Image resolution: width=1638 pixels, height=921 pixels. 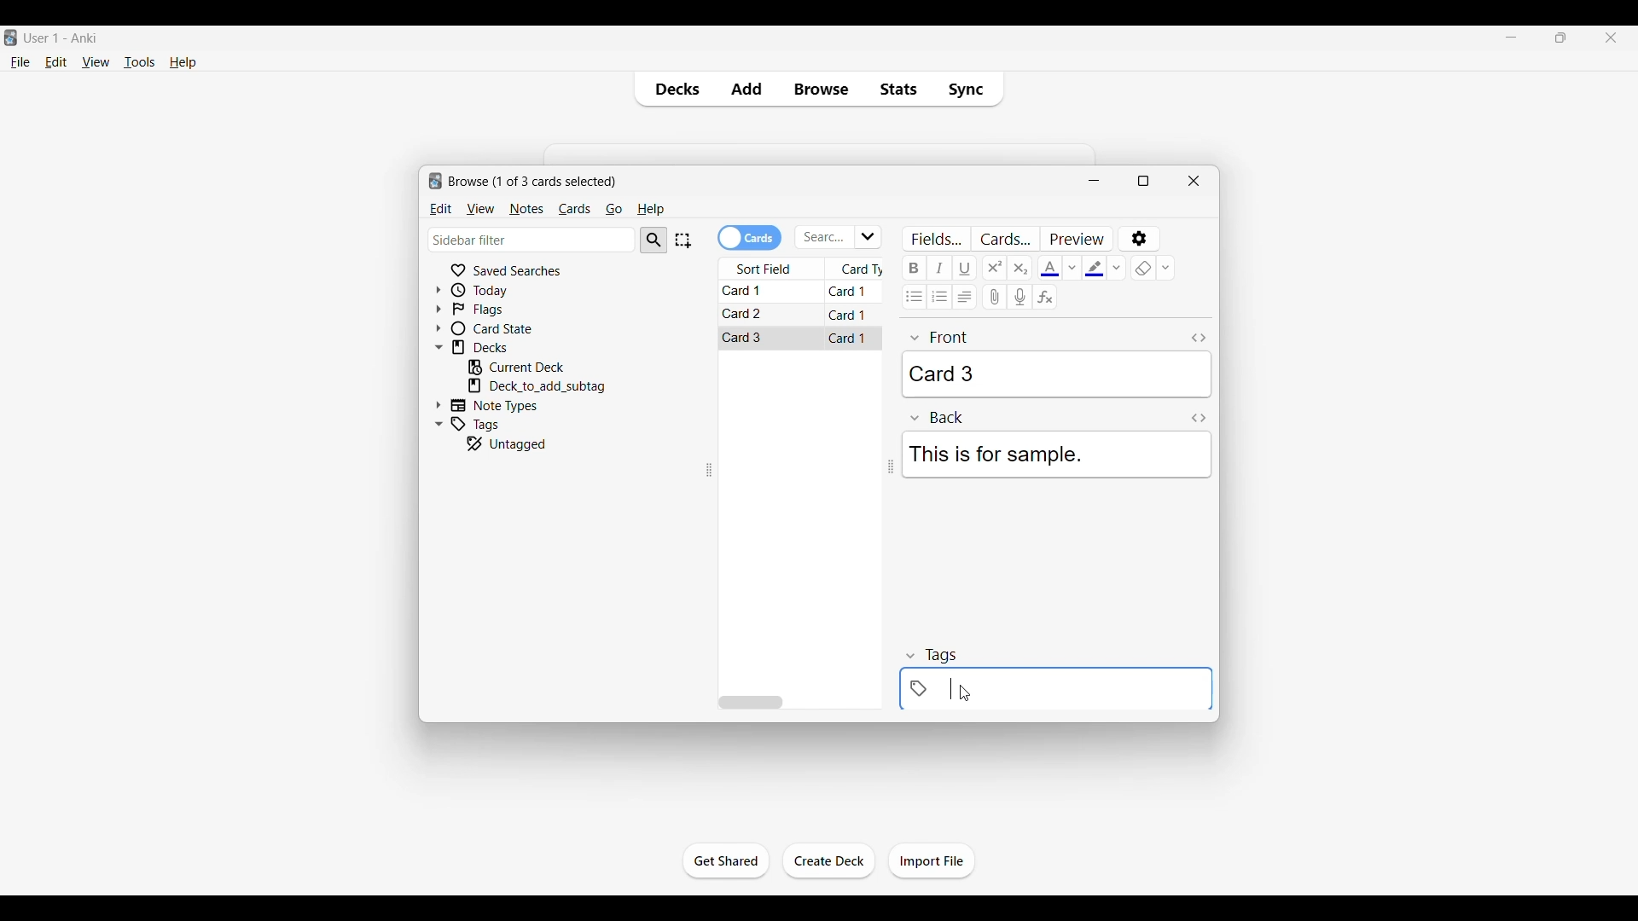 I want to click on Close window, so click(x=1194, y=181).